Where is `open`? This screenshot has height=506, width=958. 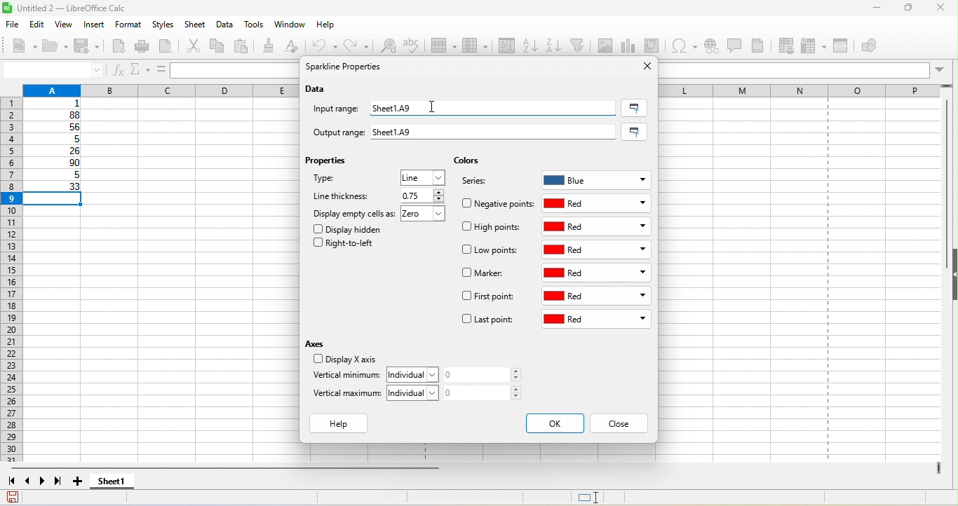 open is located at coordinates (56, 47).